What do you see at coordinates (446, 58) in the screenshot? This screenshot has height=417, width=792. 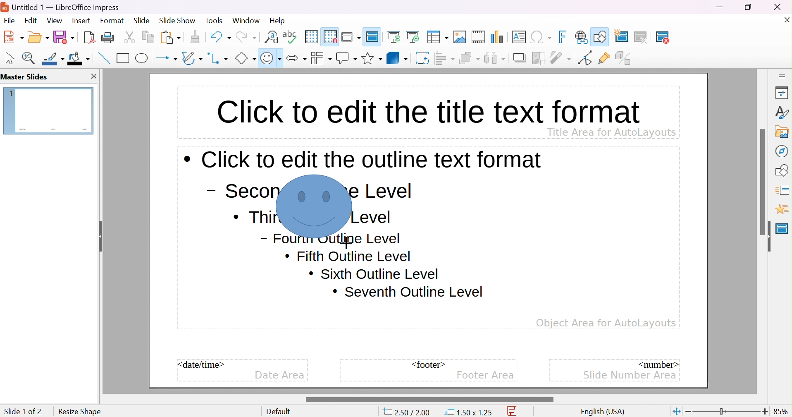 I see `align objects` at bounding box center [446, 58].